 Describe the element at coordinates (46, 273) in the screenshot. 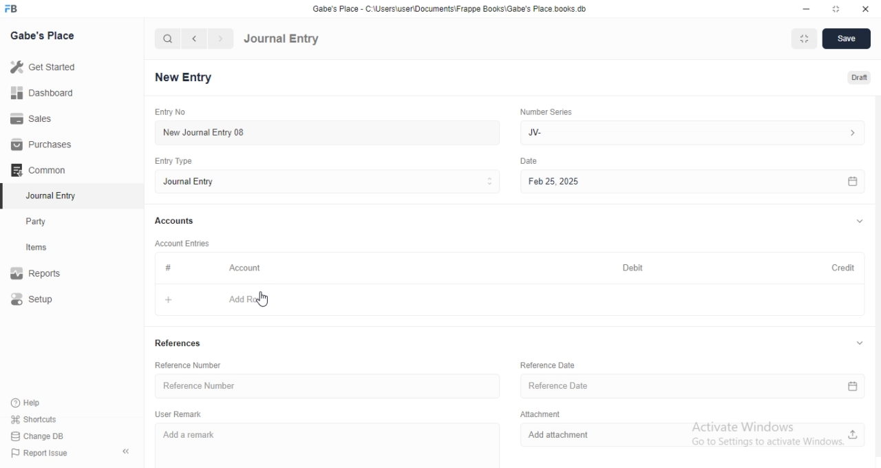

I see `Report` at that location.